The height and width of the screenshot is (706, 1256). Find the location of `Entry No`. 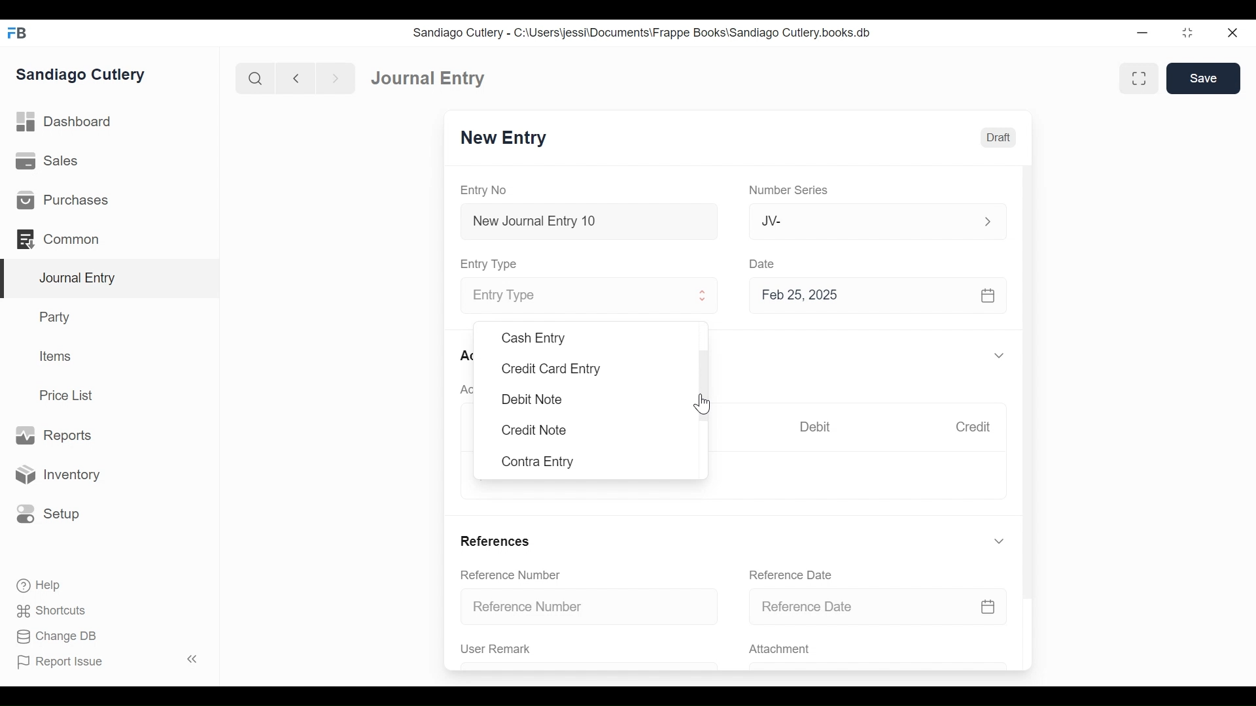

Entry No is located at coordinates (487, 190).